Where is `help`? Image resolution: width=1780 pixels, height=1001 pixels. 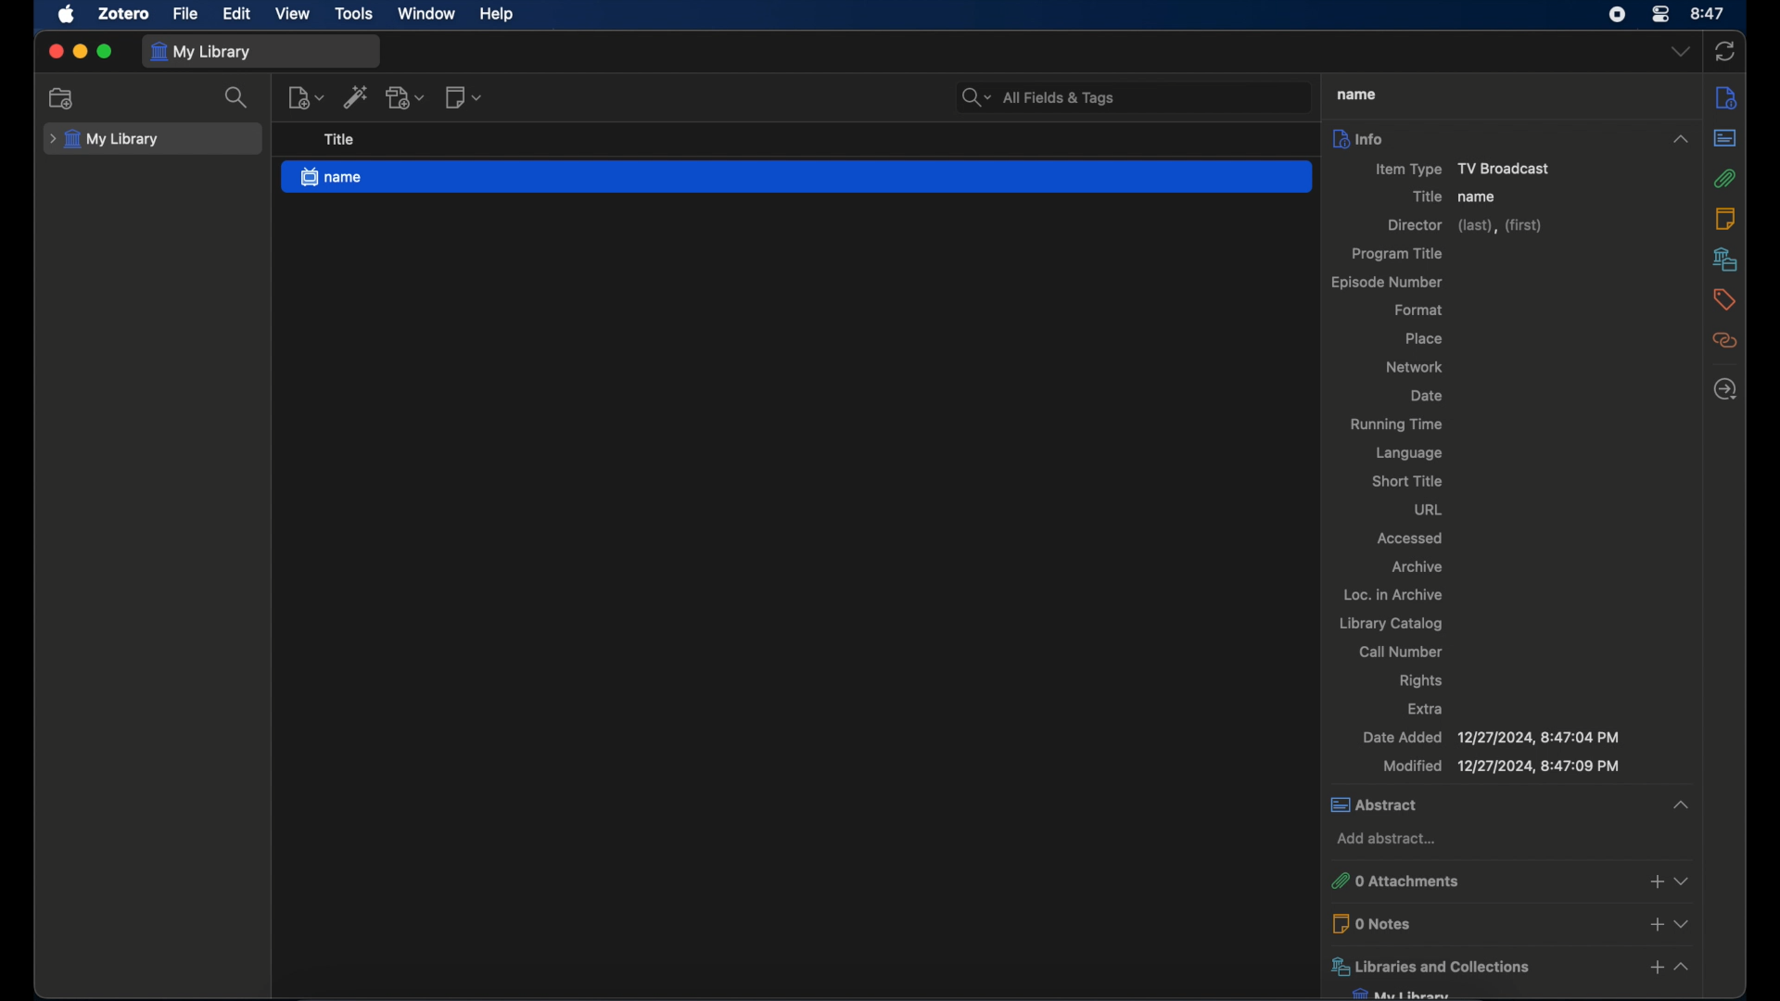
help is located at coordinates (497, 14).